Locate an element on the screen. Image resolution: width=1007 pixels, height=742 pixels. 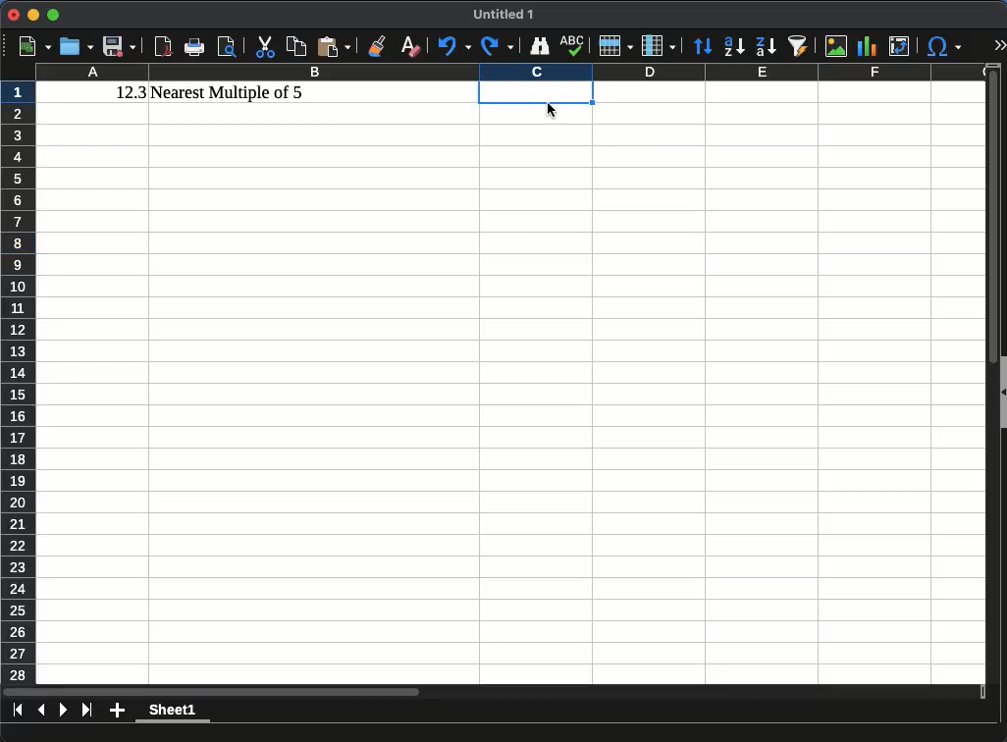
chart is located at coordinates (866, 46).